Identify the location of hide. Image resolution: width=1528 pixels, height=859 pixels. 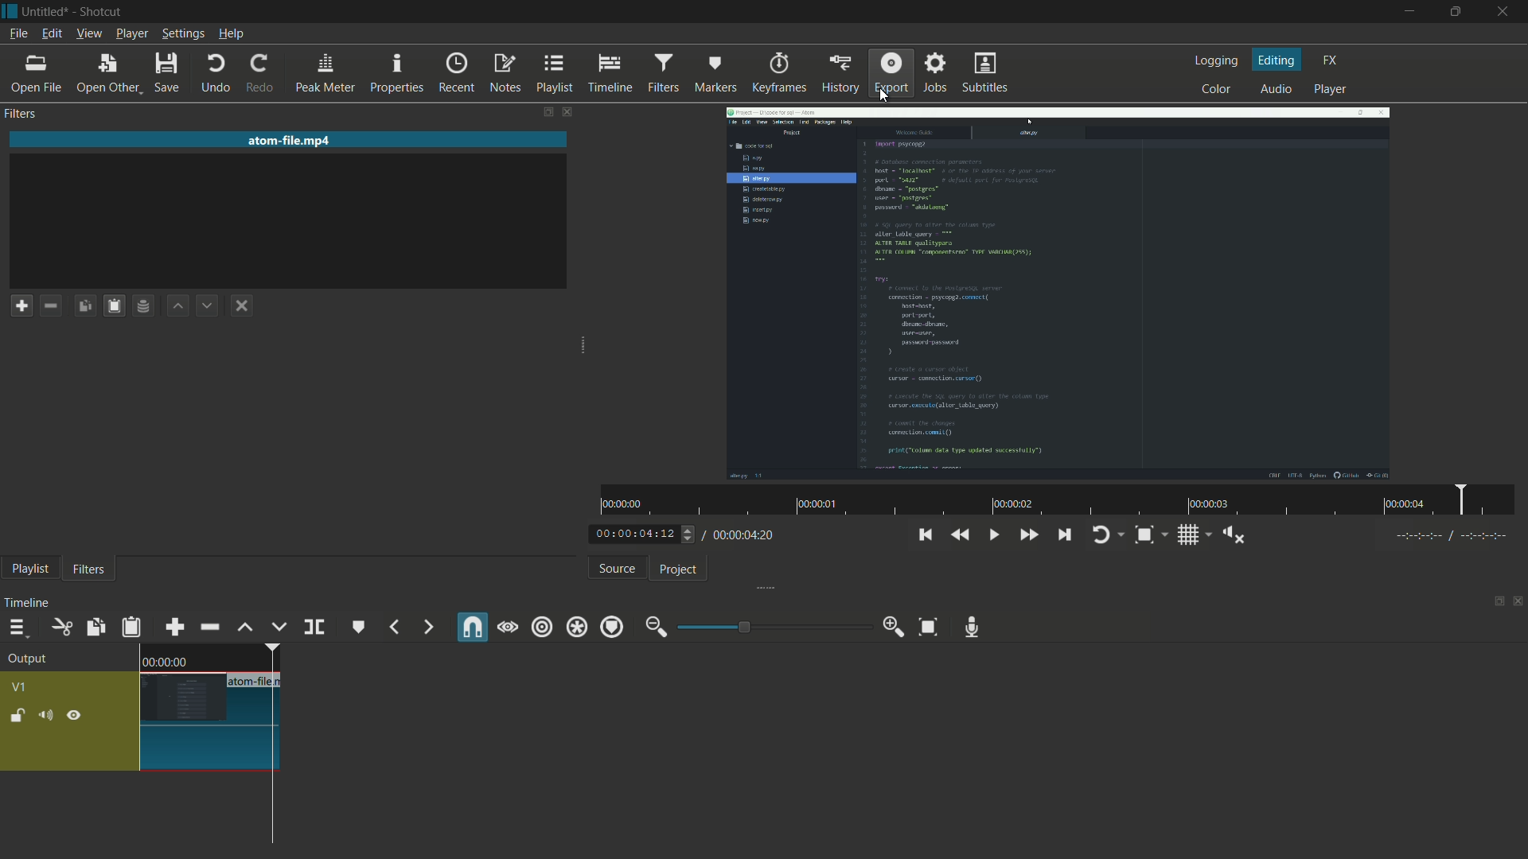
(77, 716).